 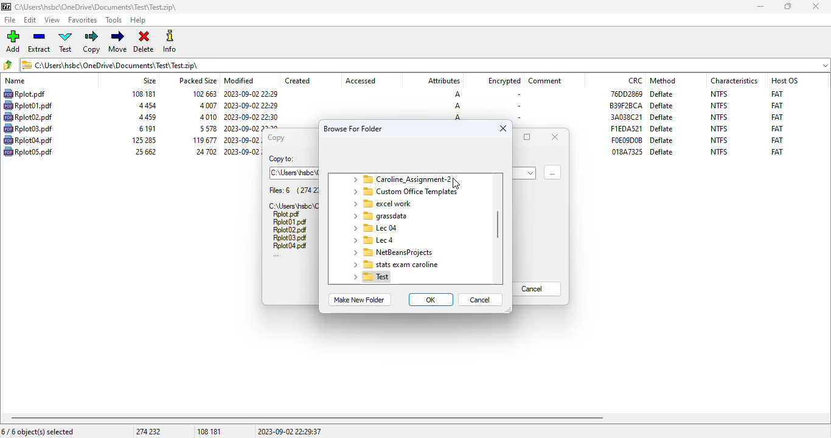 What do you see at coordinates (626, 117) in the screenshot?
I see `CRC` at bounding box center [626, 117].